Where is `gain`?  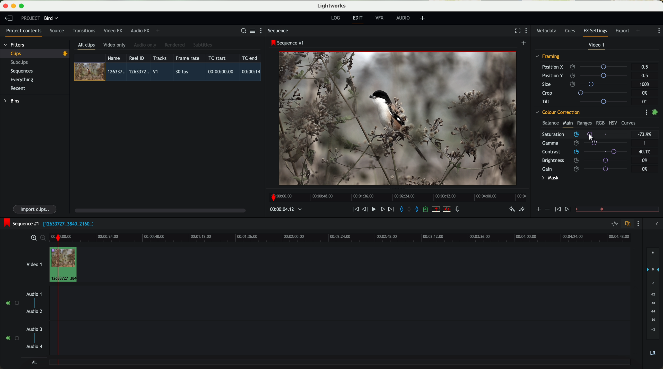 gain is located at coordinates (588, 169).